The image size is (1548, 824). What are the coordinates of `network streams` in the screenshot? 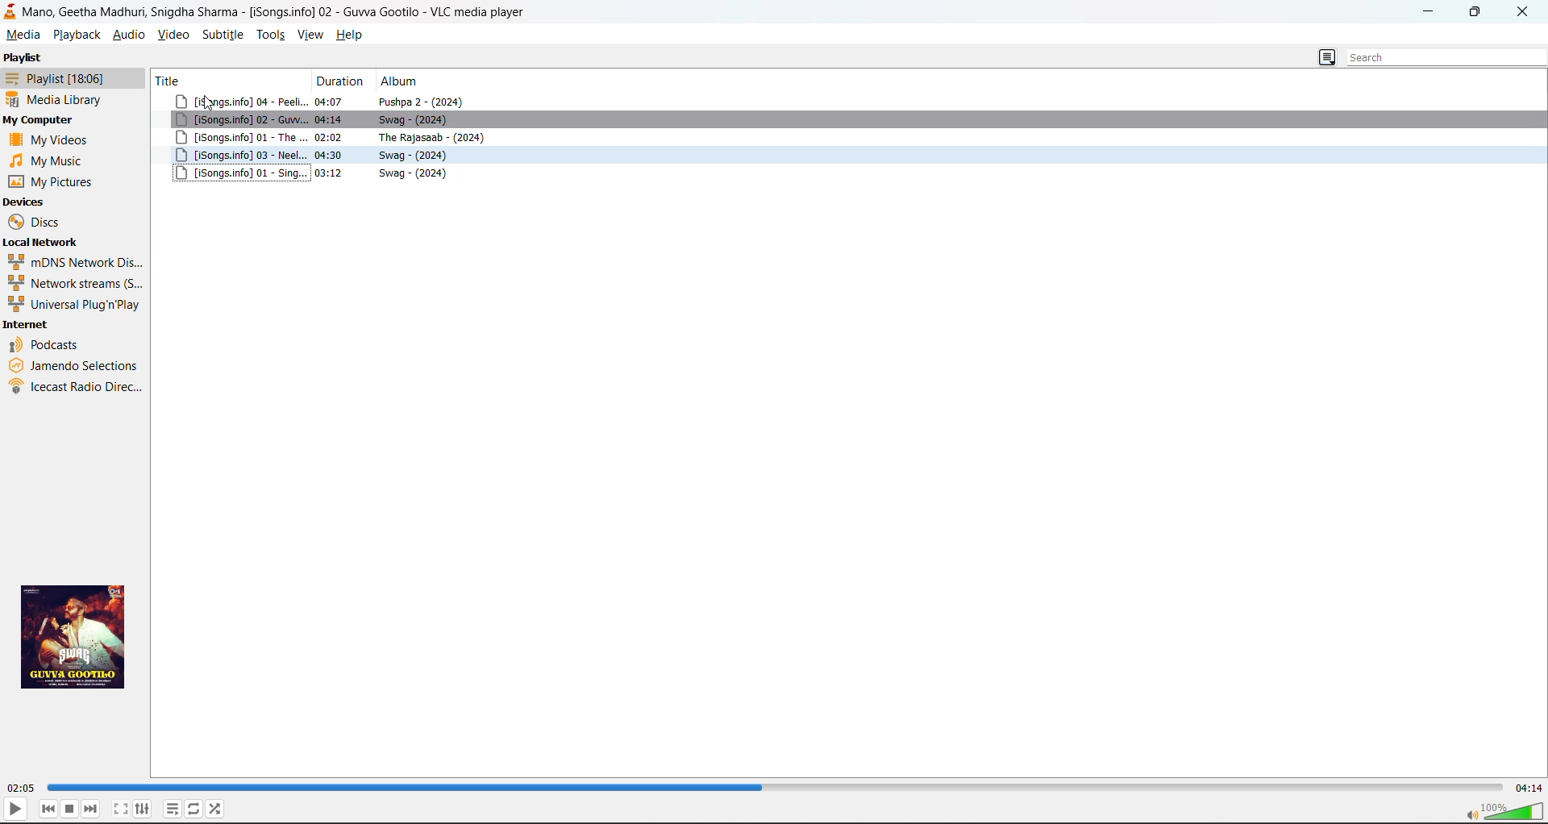 It's located at (71, 282).